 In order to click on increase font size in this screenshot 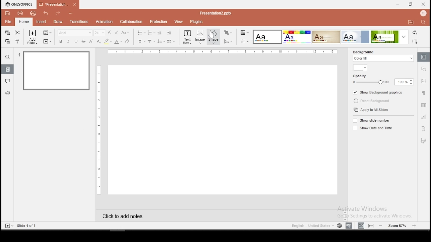, I will do `click(110, 33)`.